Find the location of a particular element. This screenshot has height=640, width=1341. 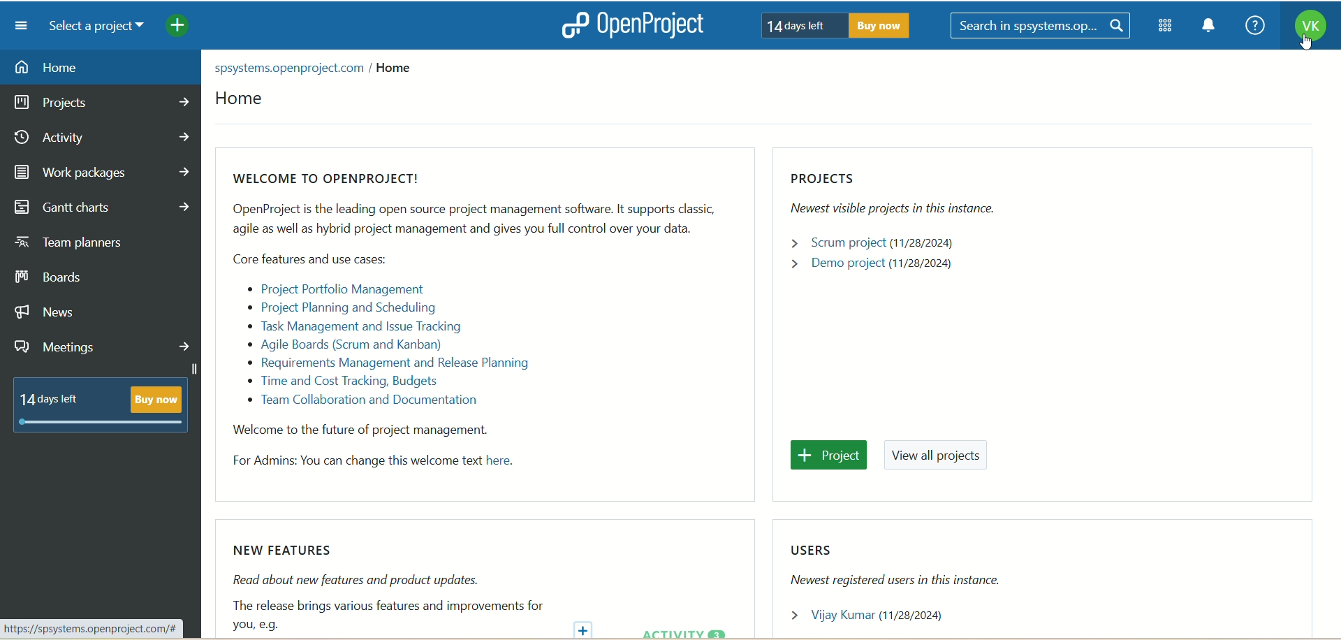

add menu is located at coordinates (179, 27).